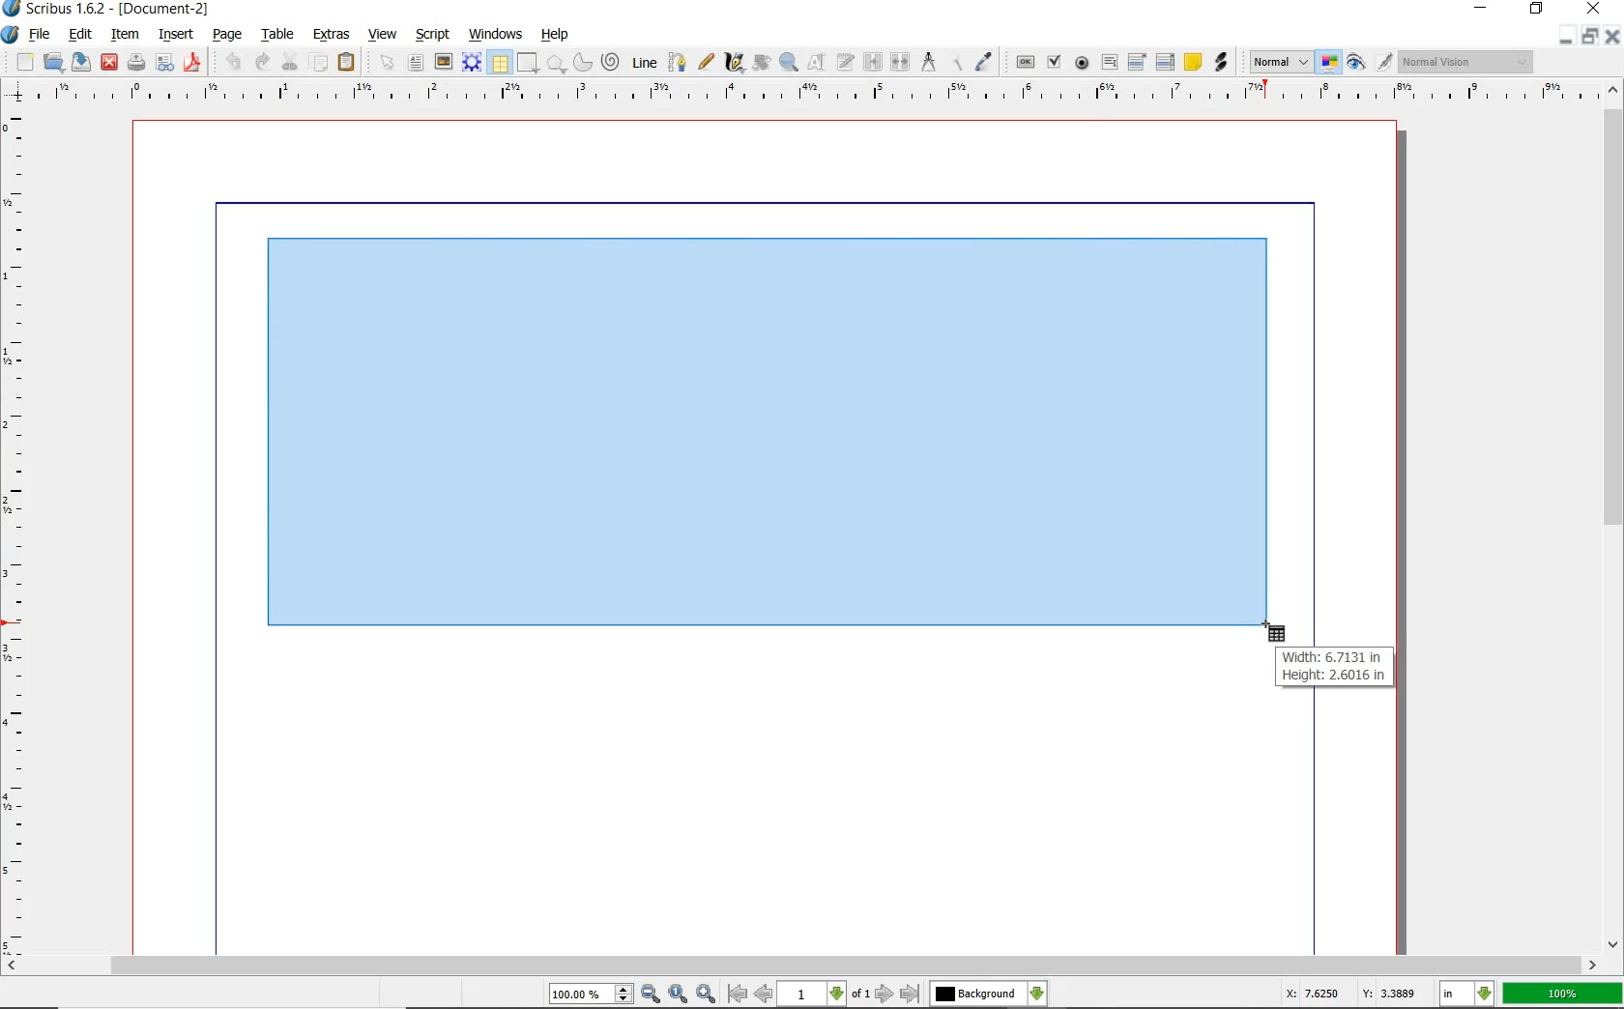 The height and width of the screenshot is (1009, 1624). Describe the element at coordinates (824, 94) in the screenshot. I see `ruler` at that location.